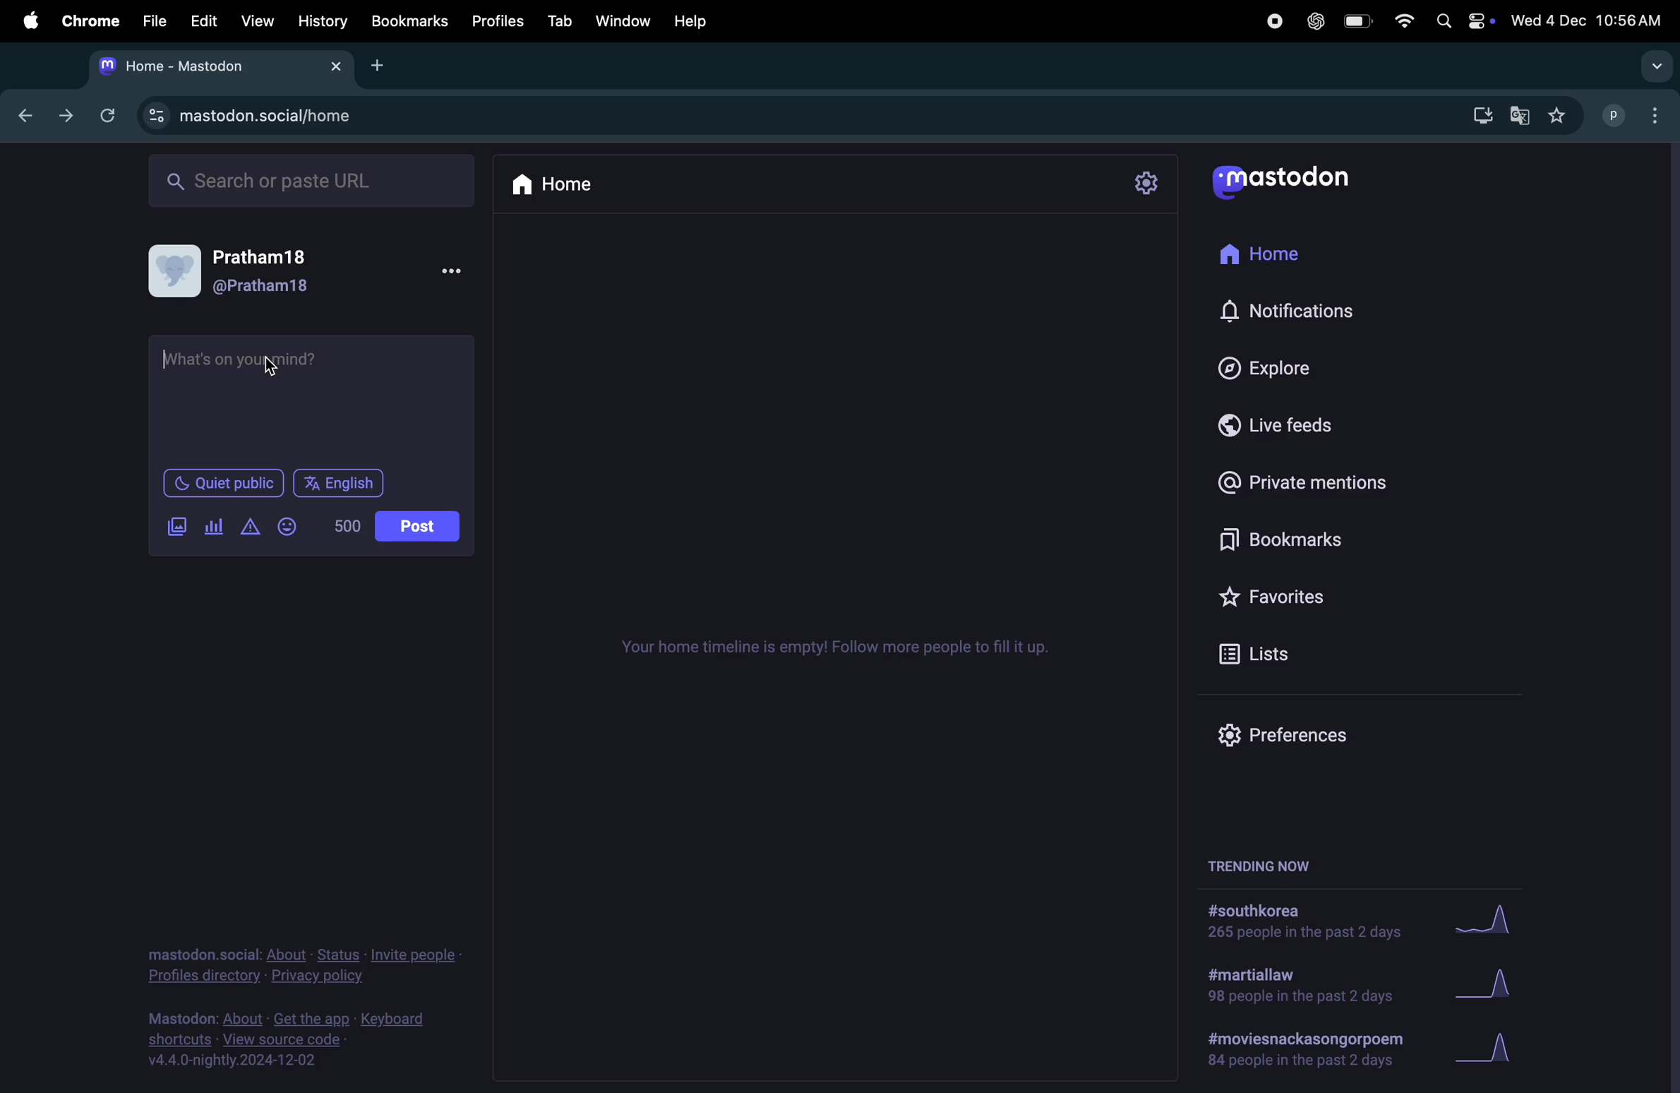 This screenshot has height=1093, width=1680. I want to click on Profiles, so click(497, 19).